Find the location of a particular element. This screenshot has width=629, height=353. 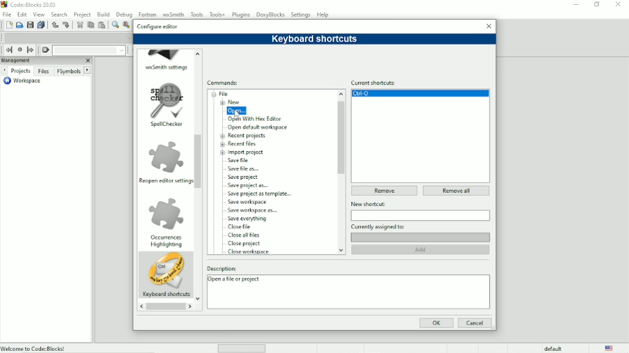

View is located at coordinates (40, 14).